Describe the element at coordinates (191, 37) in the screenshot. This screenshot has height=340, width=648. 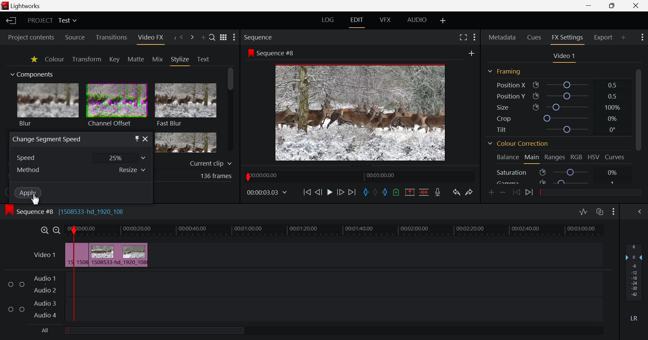
I see `Next Panel` at that location.